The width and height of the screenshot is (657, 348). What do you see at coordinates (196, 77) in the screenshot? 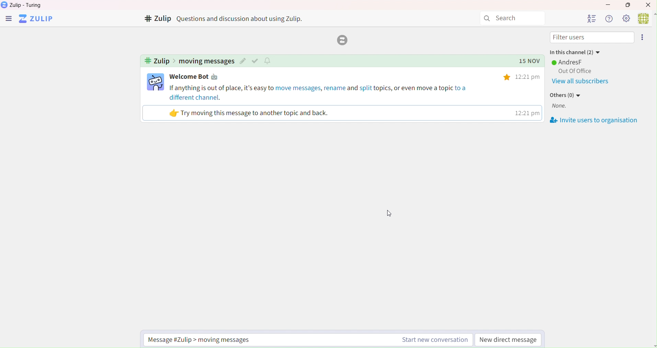
I see `Welcome Bot ` at bounding box center [196, 77].